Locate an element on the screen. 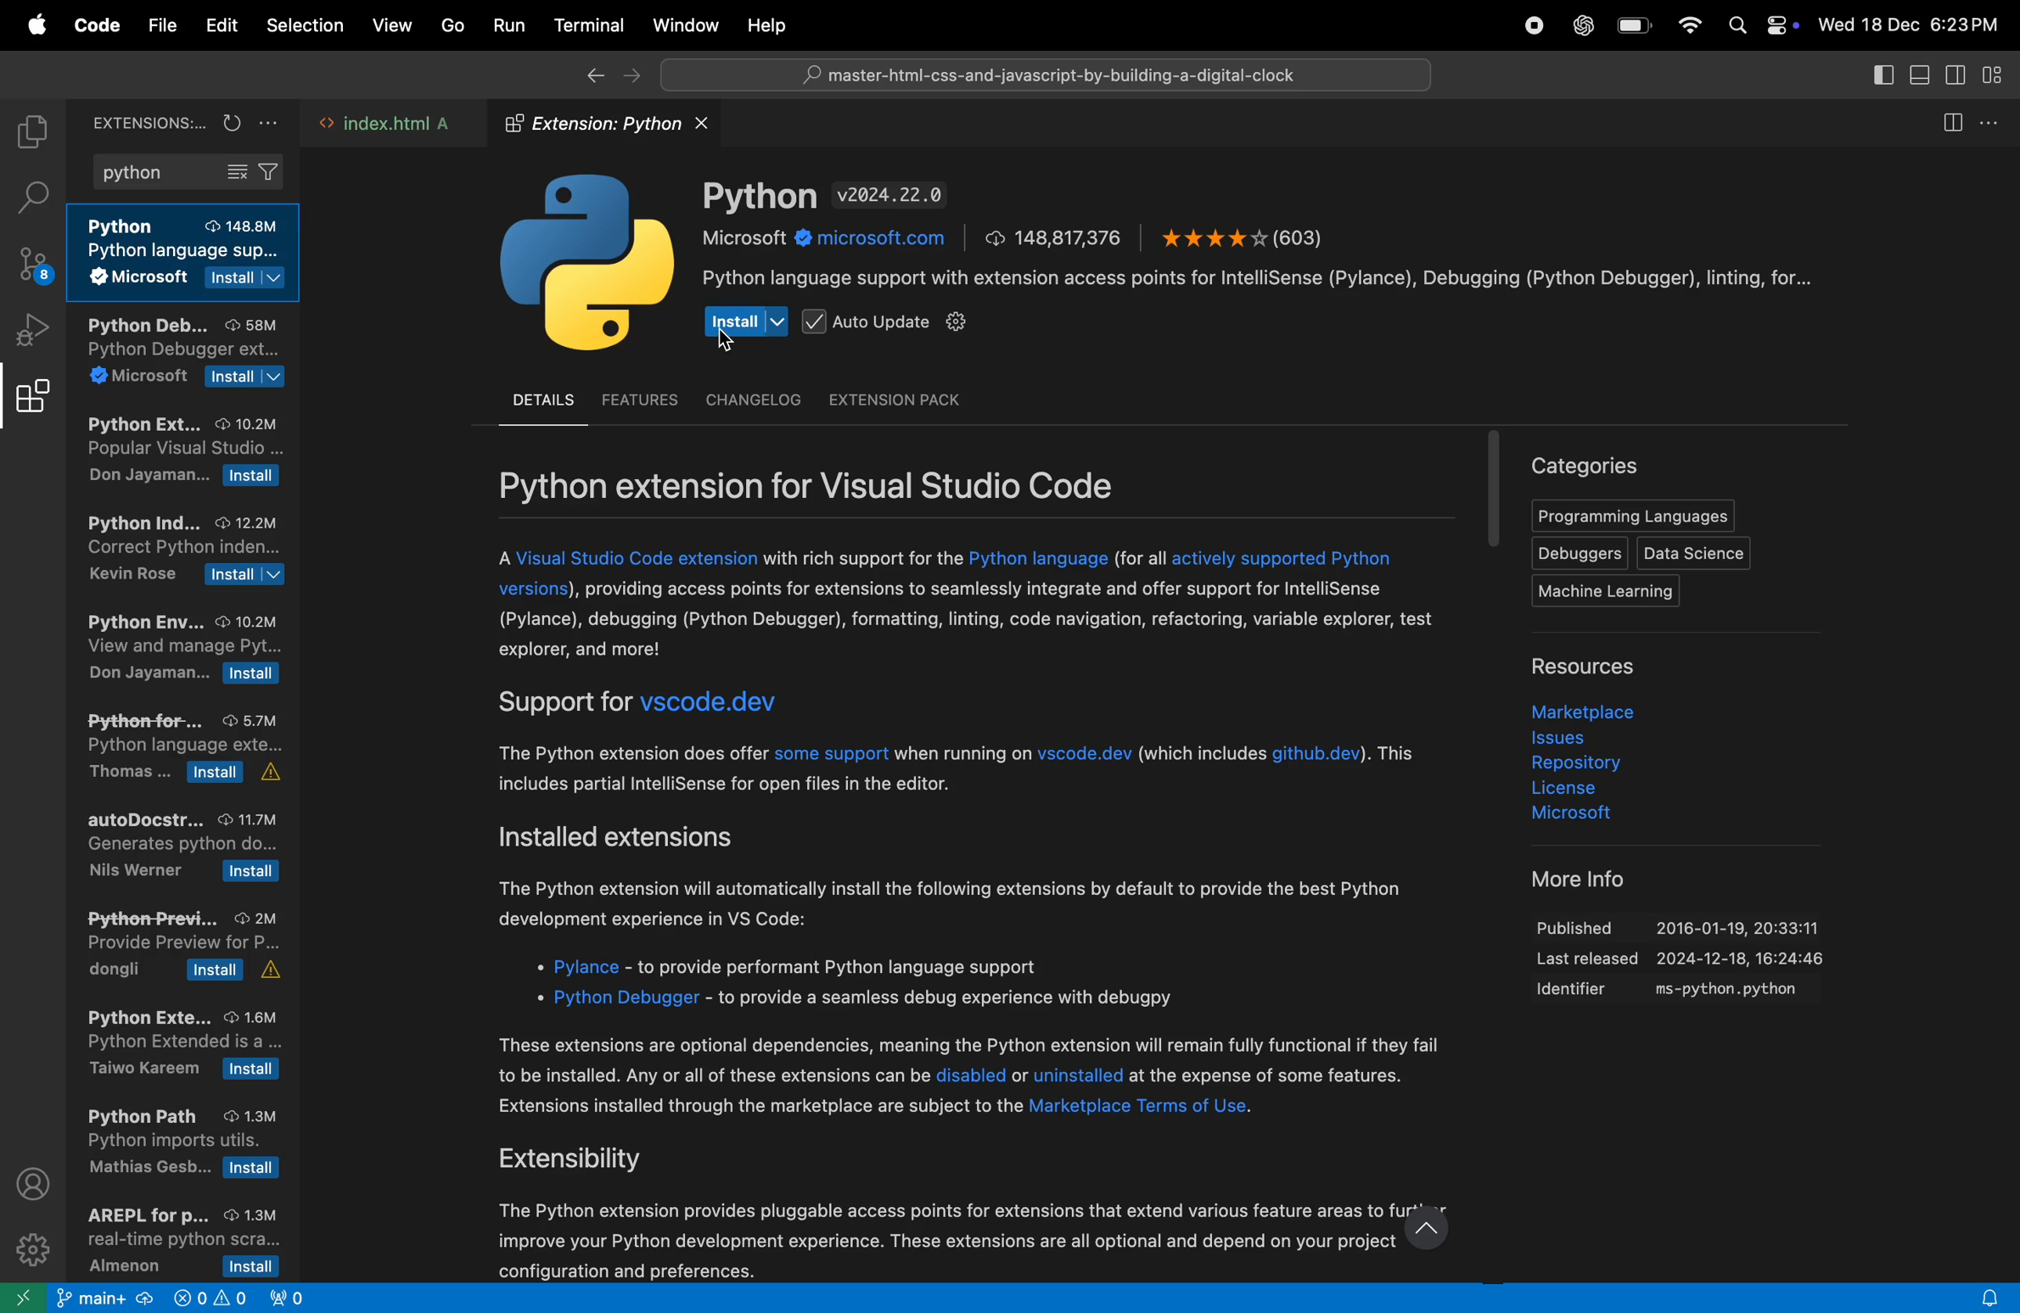 The height and width of the screenshot is (1313, 2020). respository is located at coordinates (1586, 765).